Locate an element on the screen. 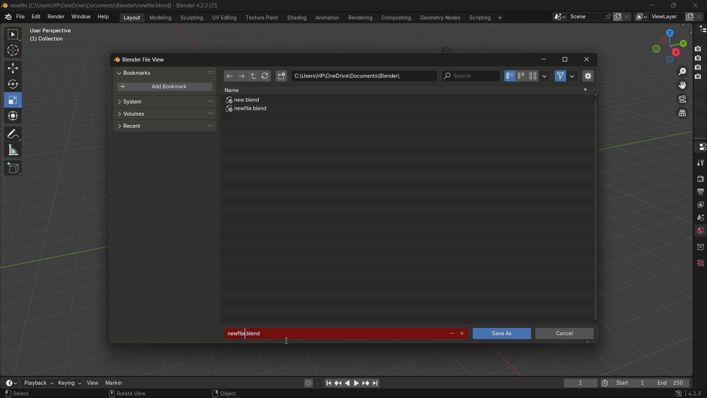 Image resolution: width=707 pixels, height=398 pixels. Blend is located at coordinates (4, 5).